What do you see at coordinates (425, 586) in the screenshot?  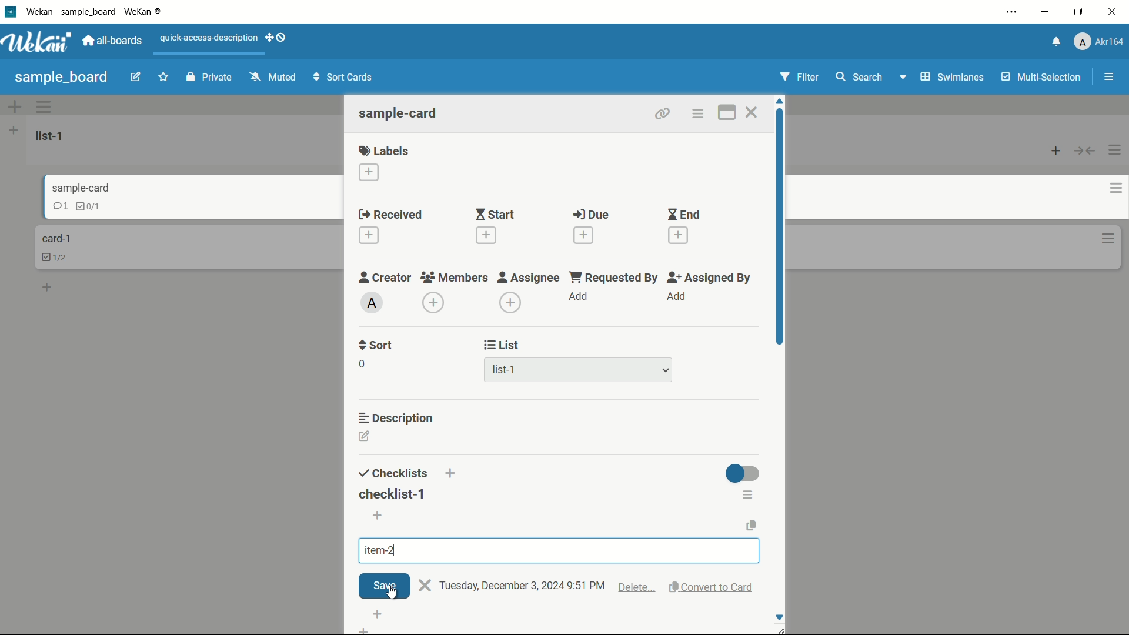 I see `close` at bounding box center [425, 586].